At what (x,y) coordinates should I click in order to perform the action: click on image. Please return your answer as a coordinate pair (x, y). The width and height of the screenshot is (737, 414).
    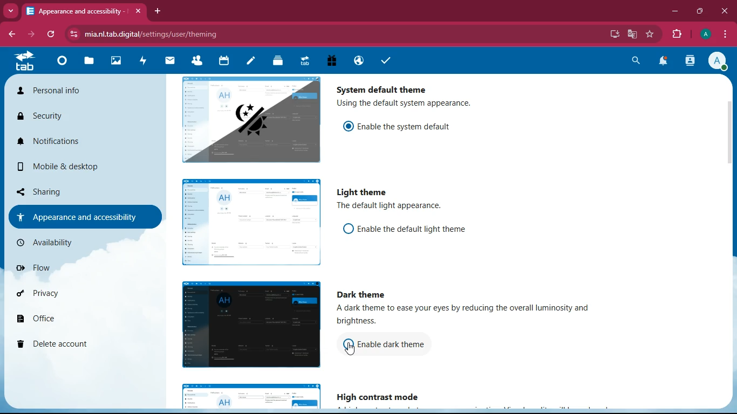
    Looking at the image, I should click on (253, 397).